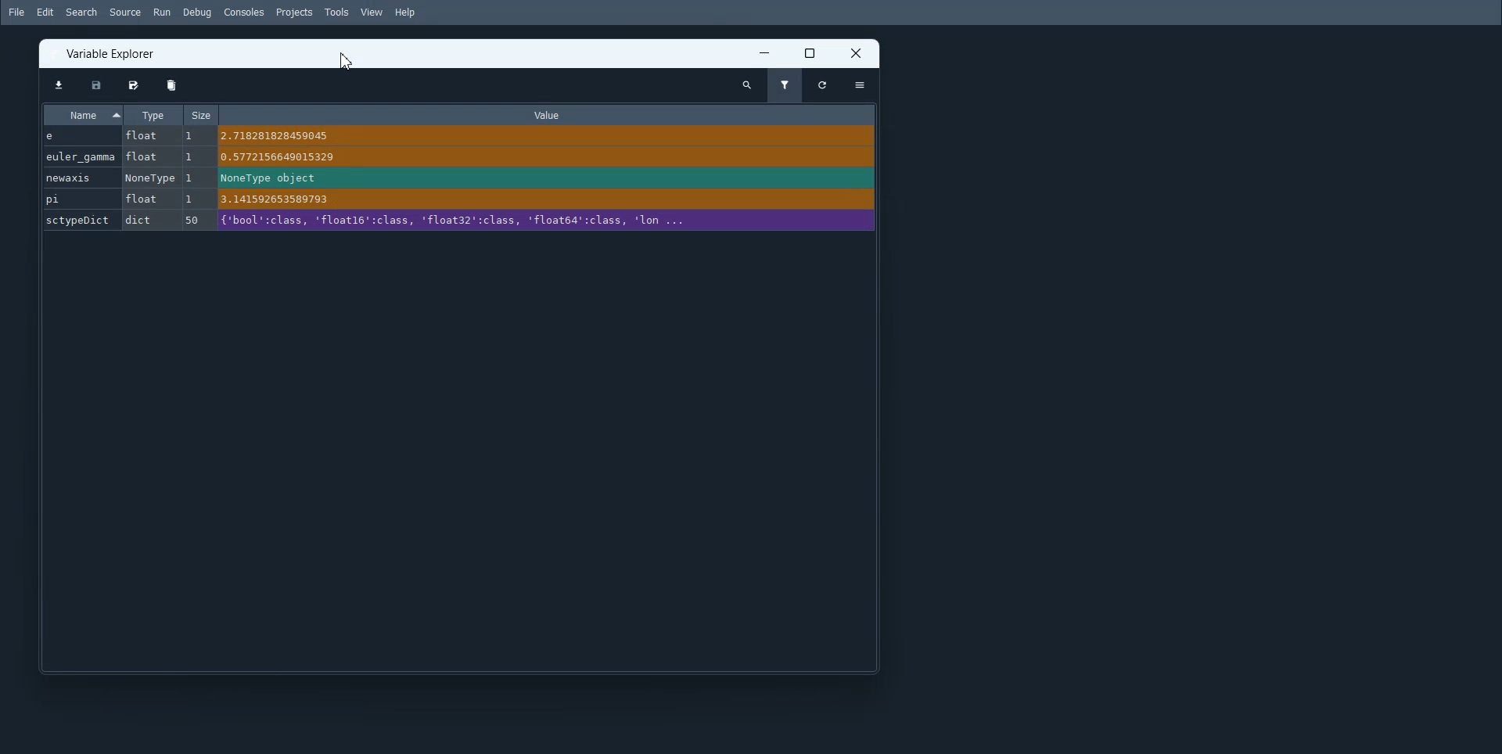 The height and width of the screenshot is (754, 1502). Describe the element at coordinates (133, 84) in the screenshot. I see `Save data as` at that location.